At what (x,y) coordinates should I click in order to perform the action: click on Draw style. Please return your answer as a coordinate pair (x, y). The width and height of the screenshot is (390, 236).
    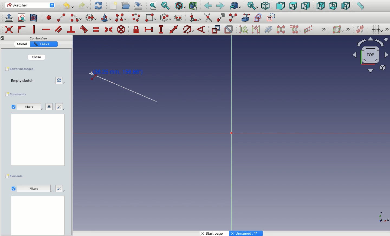
    Looking at the image, I should click on (180, 6).